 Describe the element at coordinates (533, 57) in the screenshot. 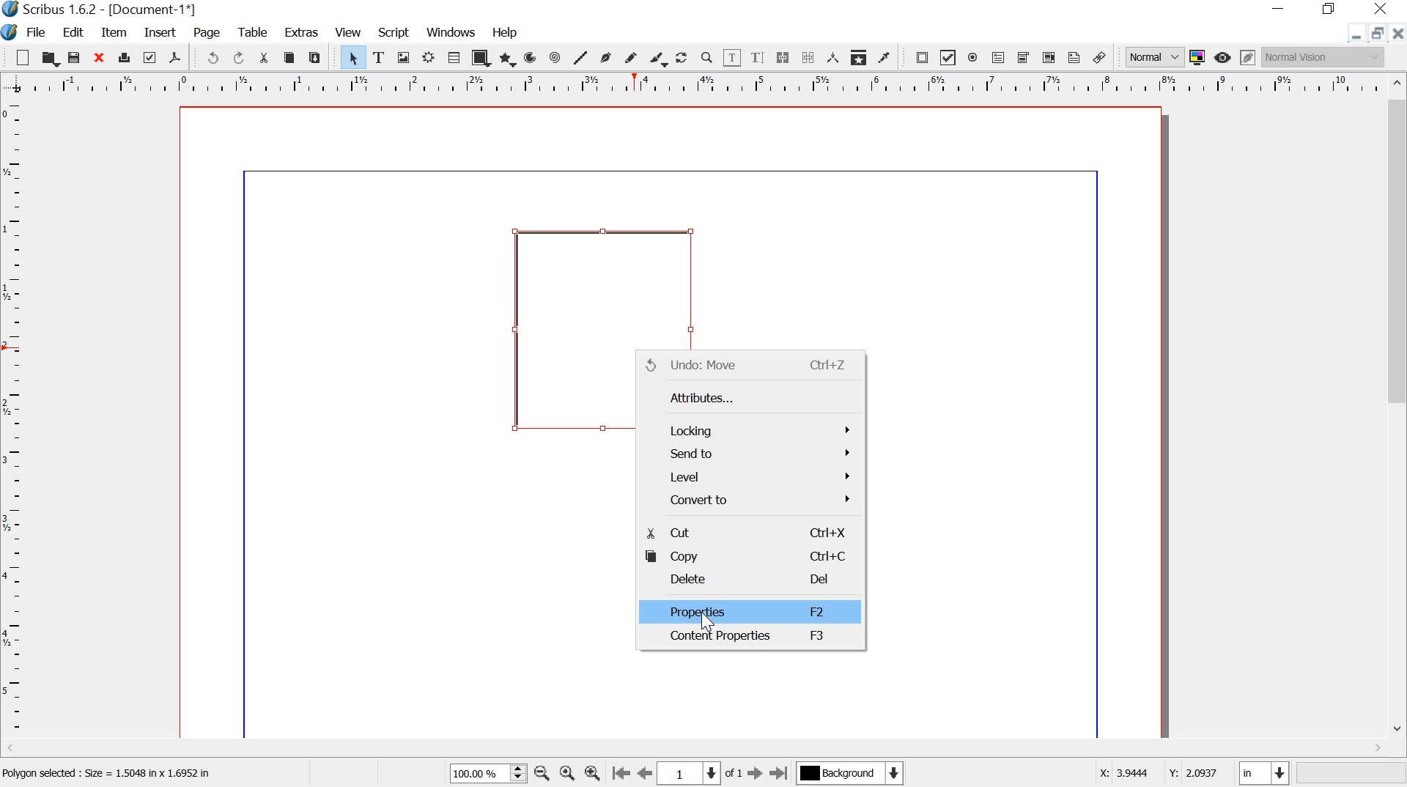

I see `arc` at that location.